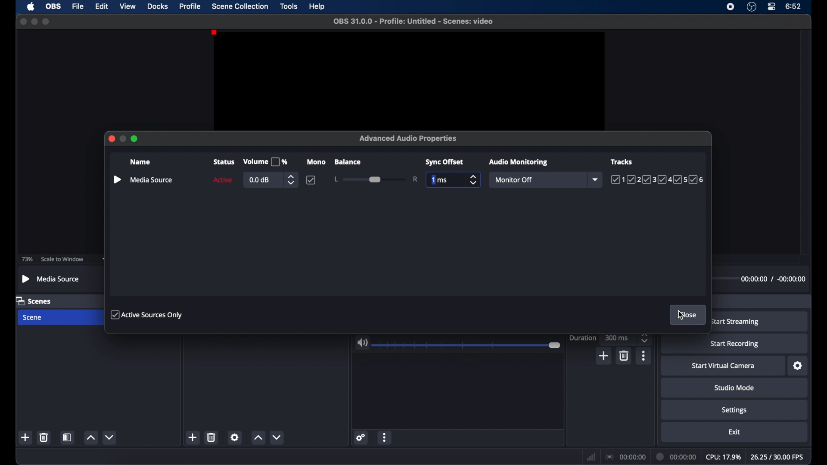 The width and height of the screenshot is (827, 465). Describe the element at coordinates (123, 139) in the screenshot. I see `minimize` at that location.